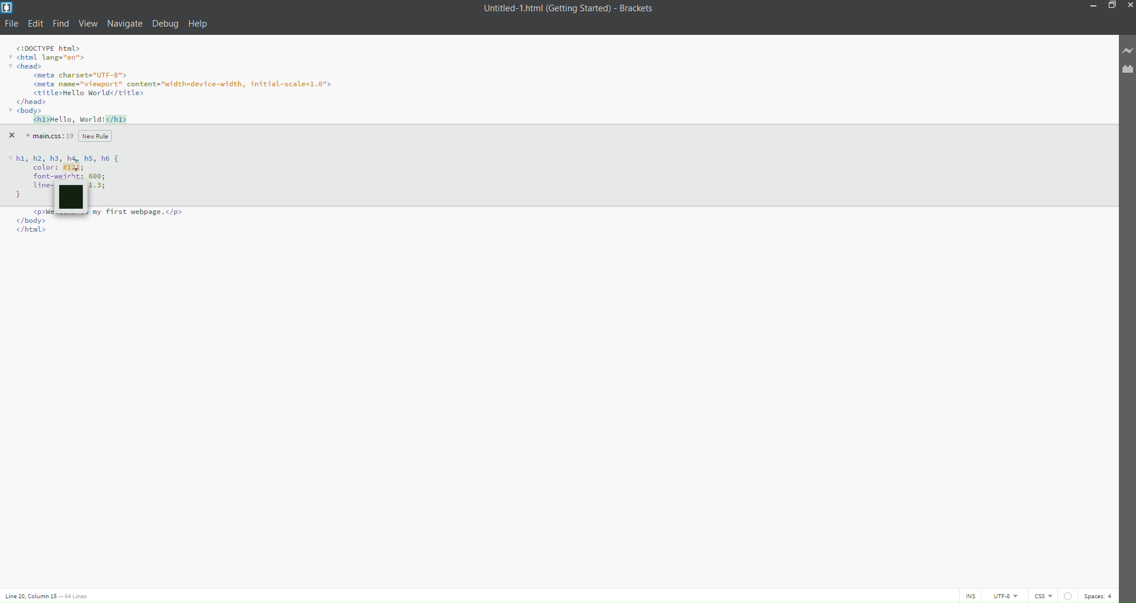 This screenshot has height=603, width=1136. I want to click on main.css, so click(48, 135).